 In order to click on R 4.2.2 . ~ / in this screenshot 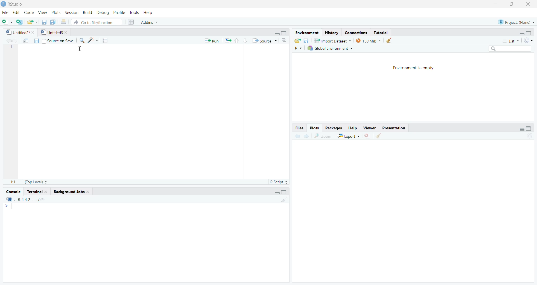, I will do `click(28, 200)`.